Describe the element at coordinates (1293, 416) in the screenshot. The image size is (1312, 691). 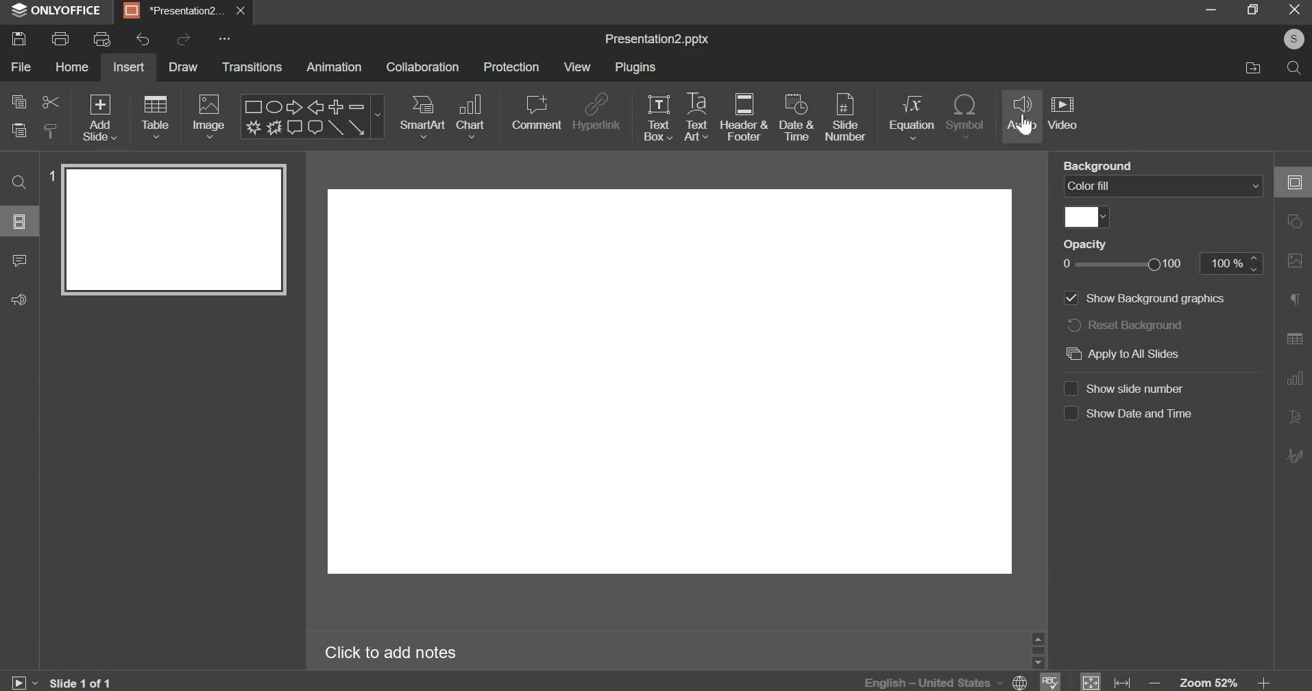
I see `text art settings` at that location.